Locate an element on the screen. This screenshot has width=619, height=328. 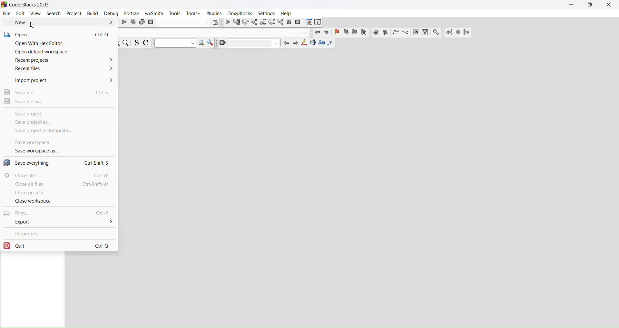
run to cursor is located at coordinates (237, 22).